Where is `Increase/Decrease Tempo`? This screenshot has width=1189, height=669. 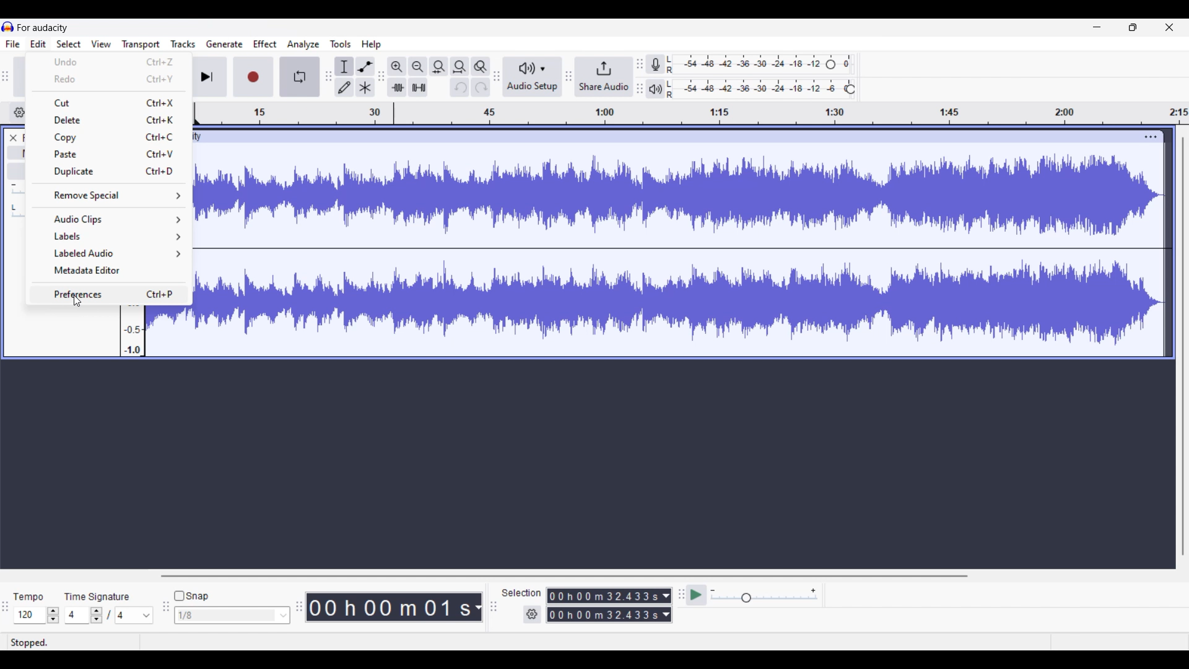
Increase/Decrease Tempo is located at coordinates (53, 615).